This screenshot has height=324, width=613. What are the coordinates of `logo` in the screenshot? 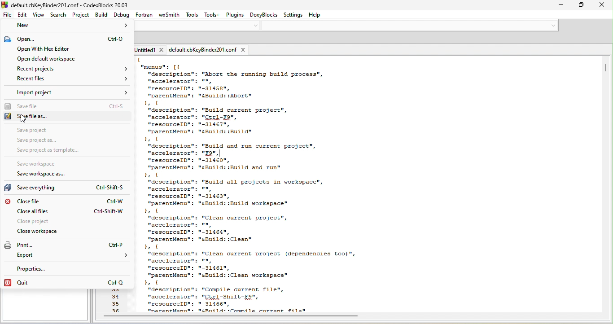 It's located at (4, 5).